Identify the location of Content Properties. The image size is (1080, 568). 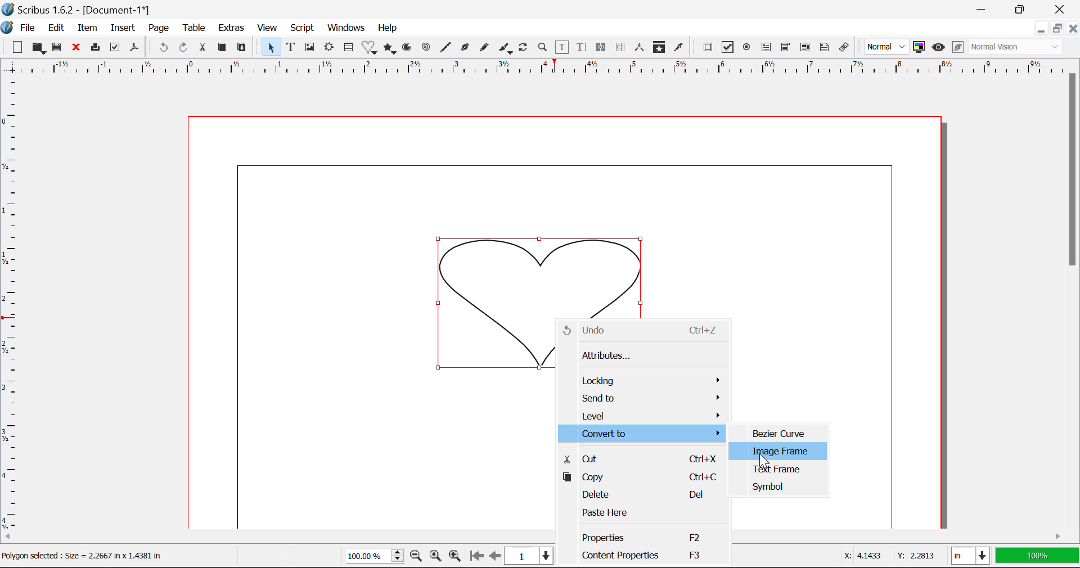
(642, 556).